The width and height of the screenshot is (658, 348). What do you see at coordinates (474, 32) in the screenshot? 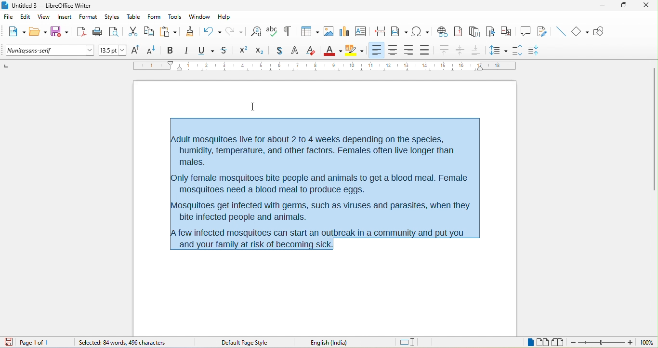
I see `endnote` at bounding box center [474, 32].